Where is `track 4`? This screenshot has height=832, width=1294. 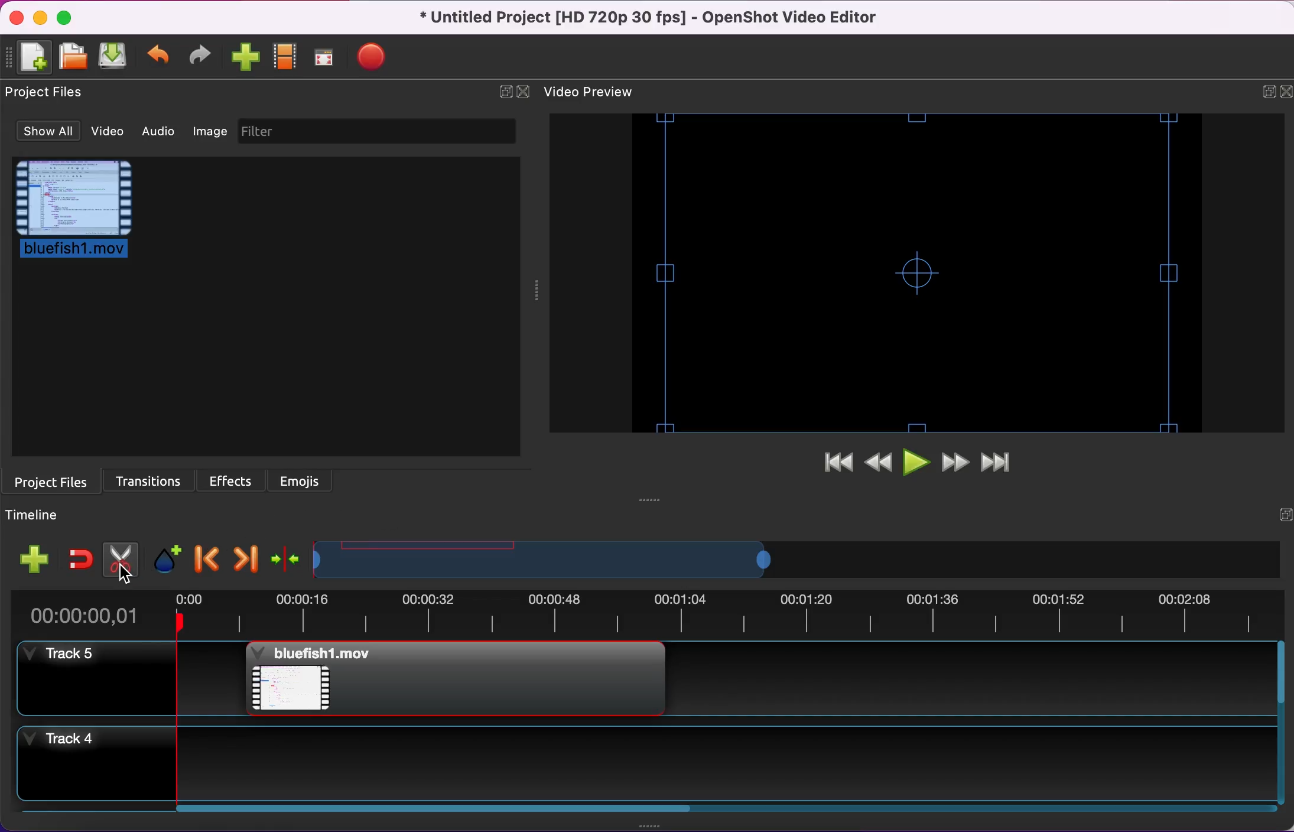
track 4 is located at coordinates (98, 770).